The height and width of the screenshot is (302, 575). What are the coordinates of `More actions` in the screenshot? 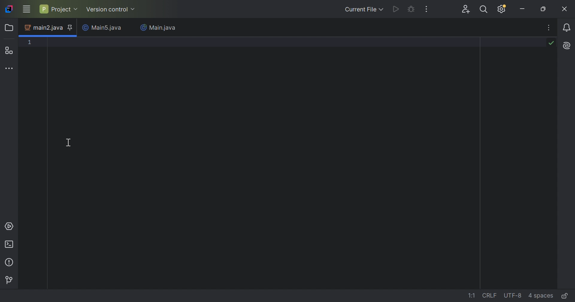 It's located at (426, 9).